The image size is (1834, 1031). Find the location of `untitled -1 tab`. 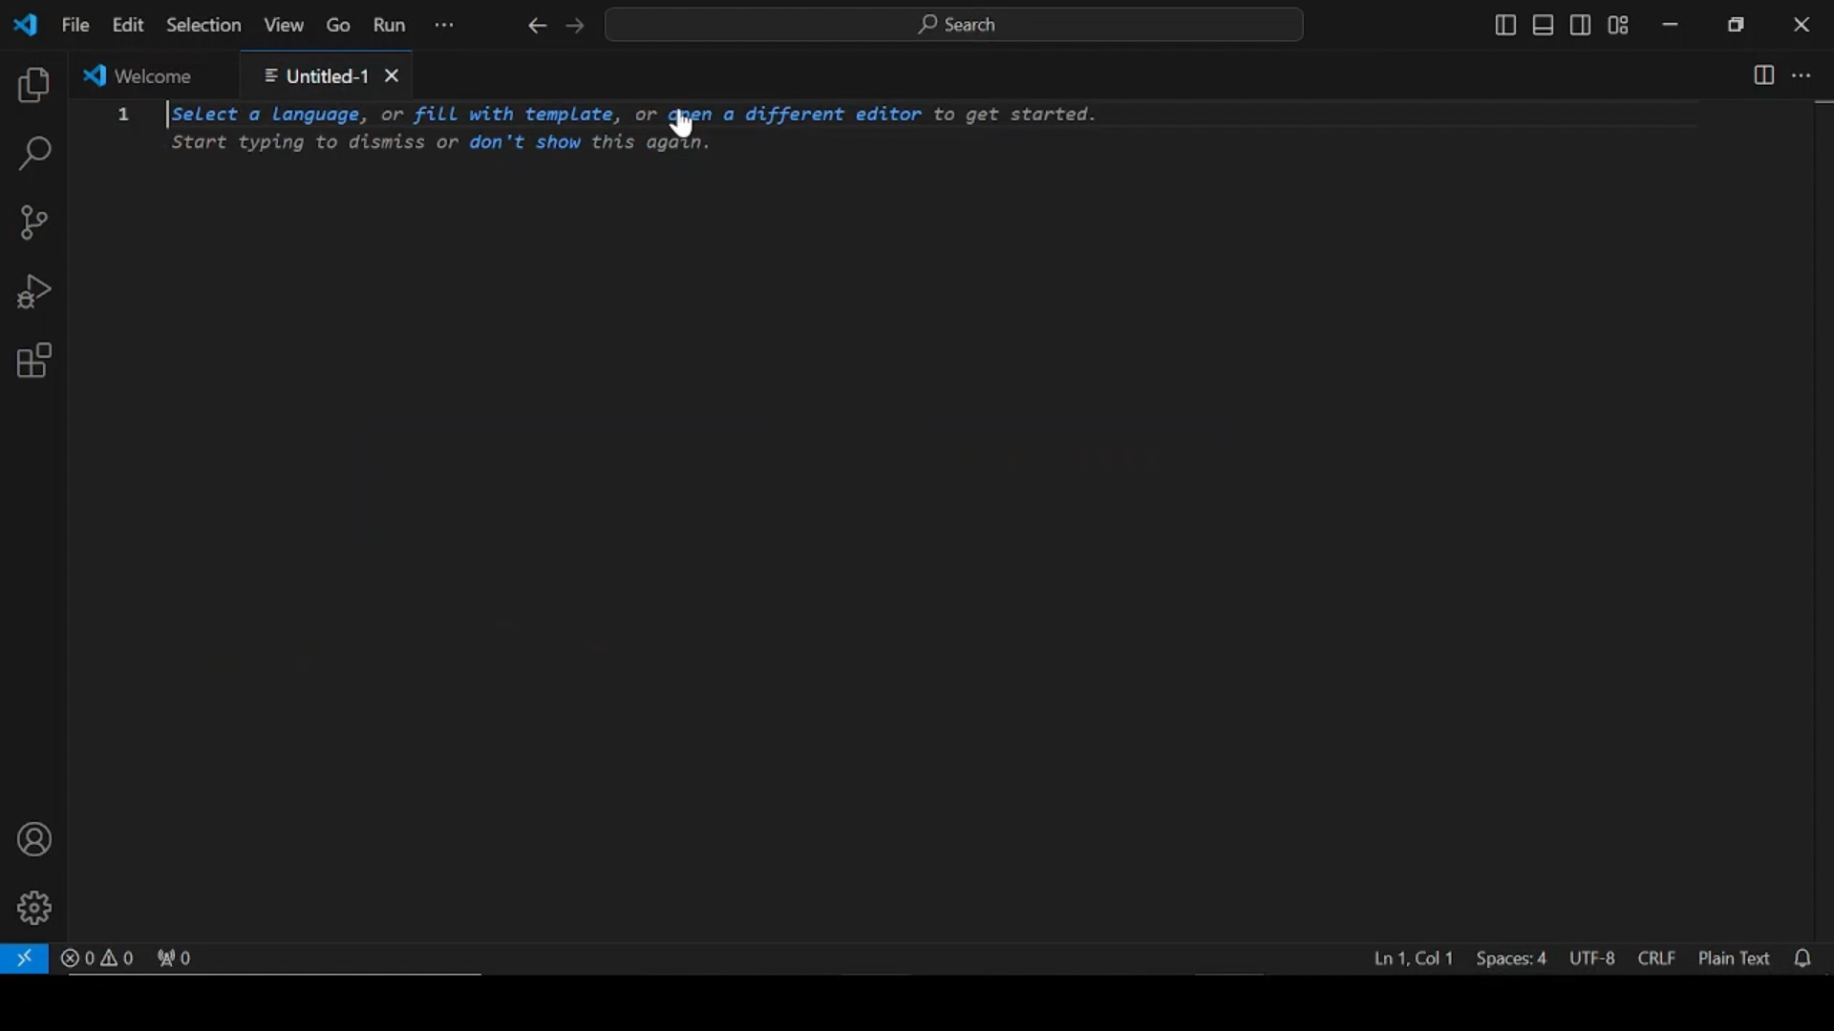

untitled -1 tab is located at coordinates (328, 74).